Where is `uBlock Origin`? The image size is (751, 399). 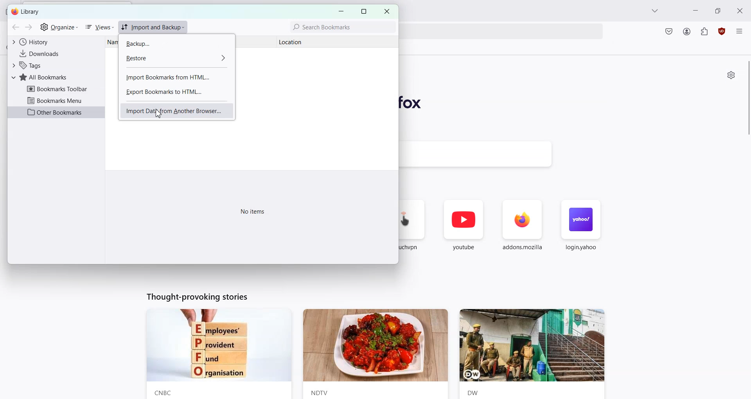 uBlock Origin is located at coordinates (721, 31).